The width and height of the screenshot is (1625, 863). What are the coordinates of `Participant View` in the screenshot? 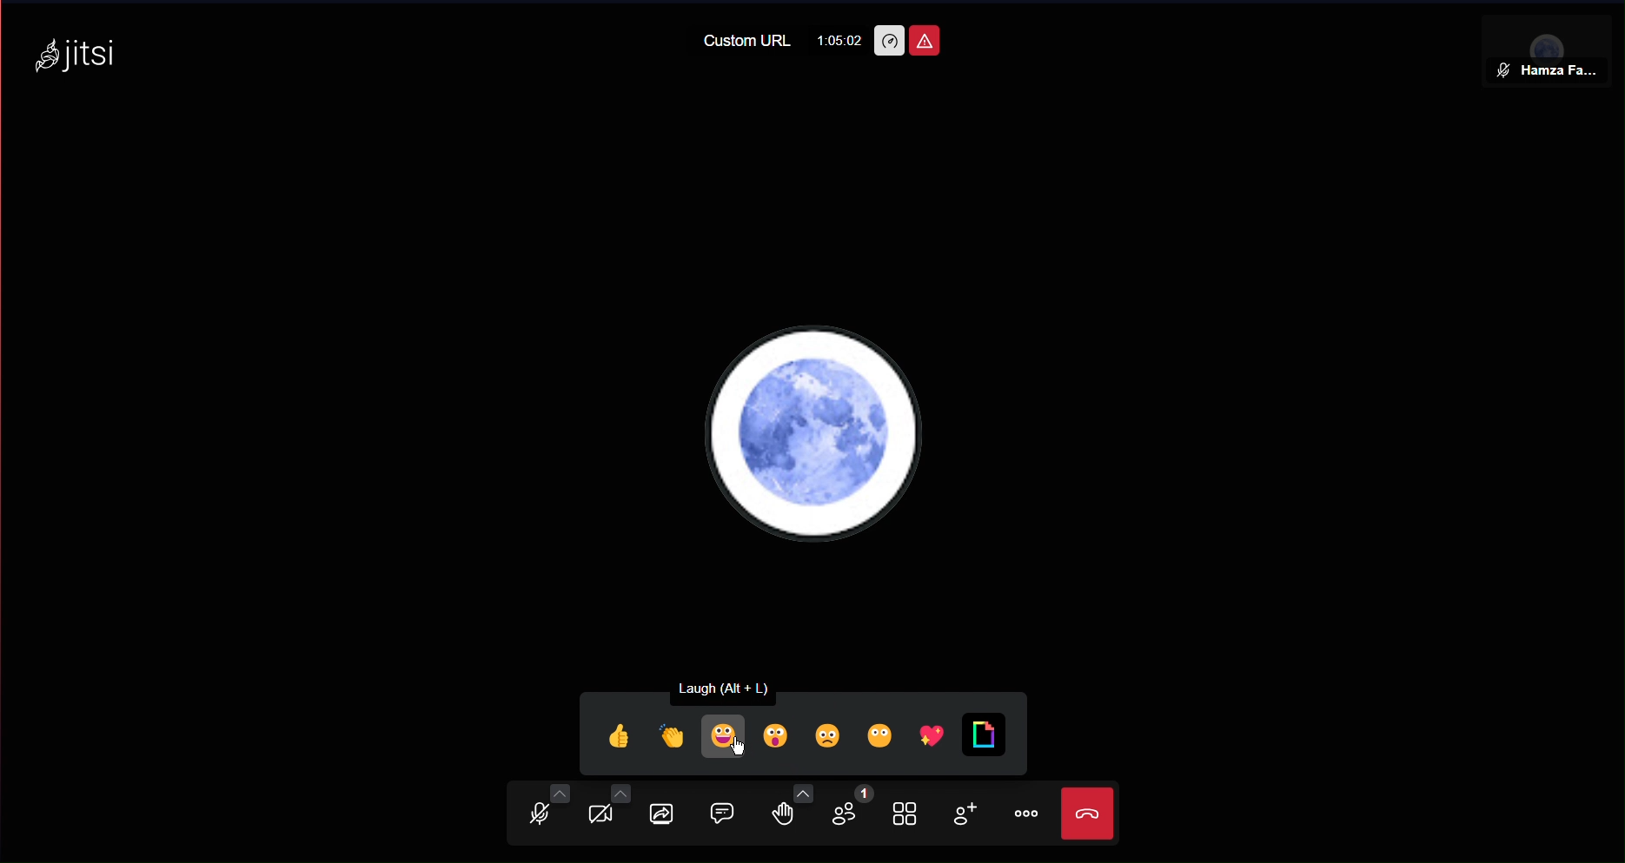 It's located at (1550, 42).